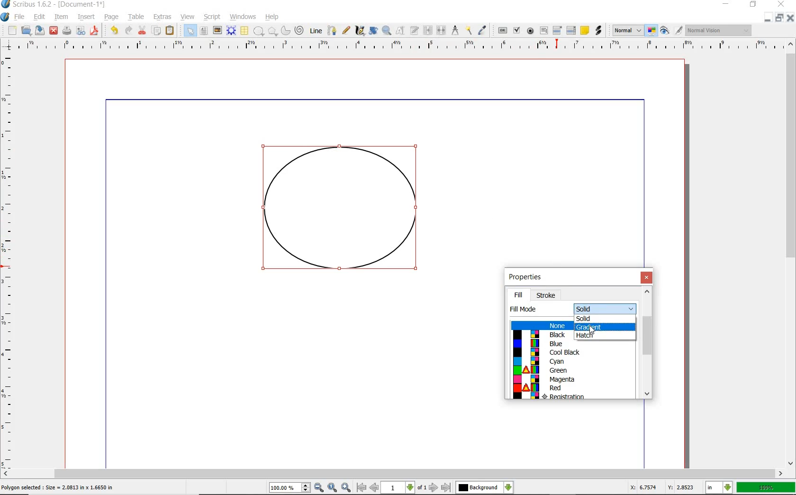 This screenshot has height=495, width=796. I want to click on EYE DROPPER, so click(483, 31).